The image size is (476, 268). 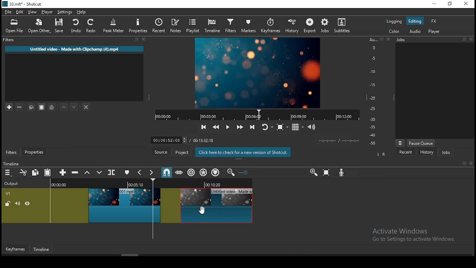 What do you see at coordinates (88, 172) in the screenshot?
I see `lift` at bounding box center [88, 172].